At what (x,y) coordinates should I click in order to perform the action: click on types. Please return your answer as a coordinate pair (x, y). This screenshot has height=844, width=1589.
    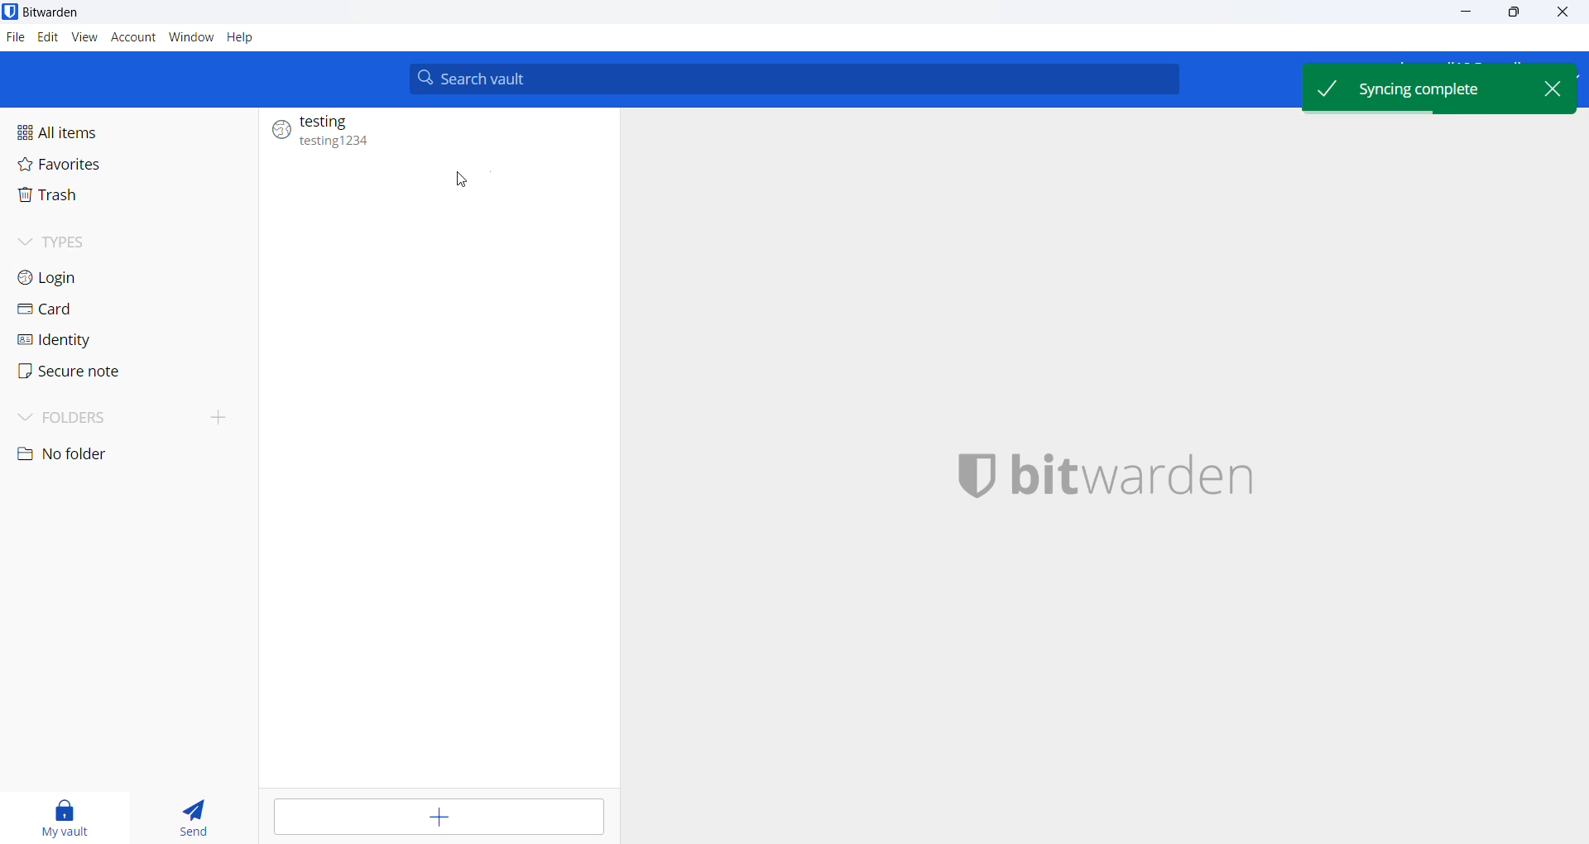
    Looking at the image, I should click on (108, 241).